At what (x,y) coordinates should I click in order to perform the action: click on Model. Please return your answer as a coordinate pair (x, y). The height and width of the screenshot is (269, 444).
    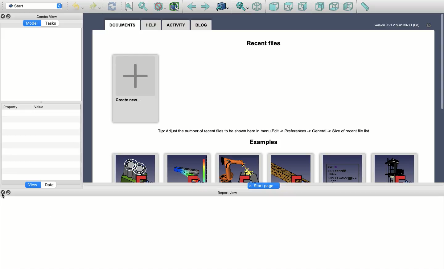
    Looking at the image, I should click on (31, 23).